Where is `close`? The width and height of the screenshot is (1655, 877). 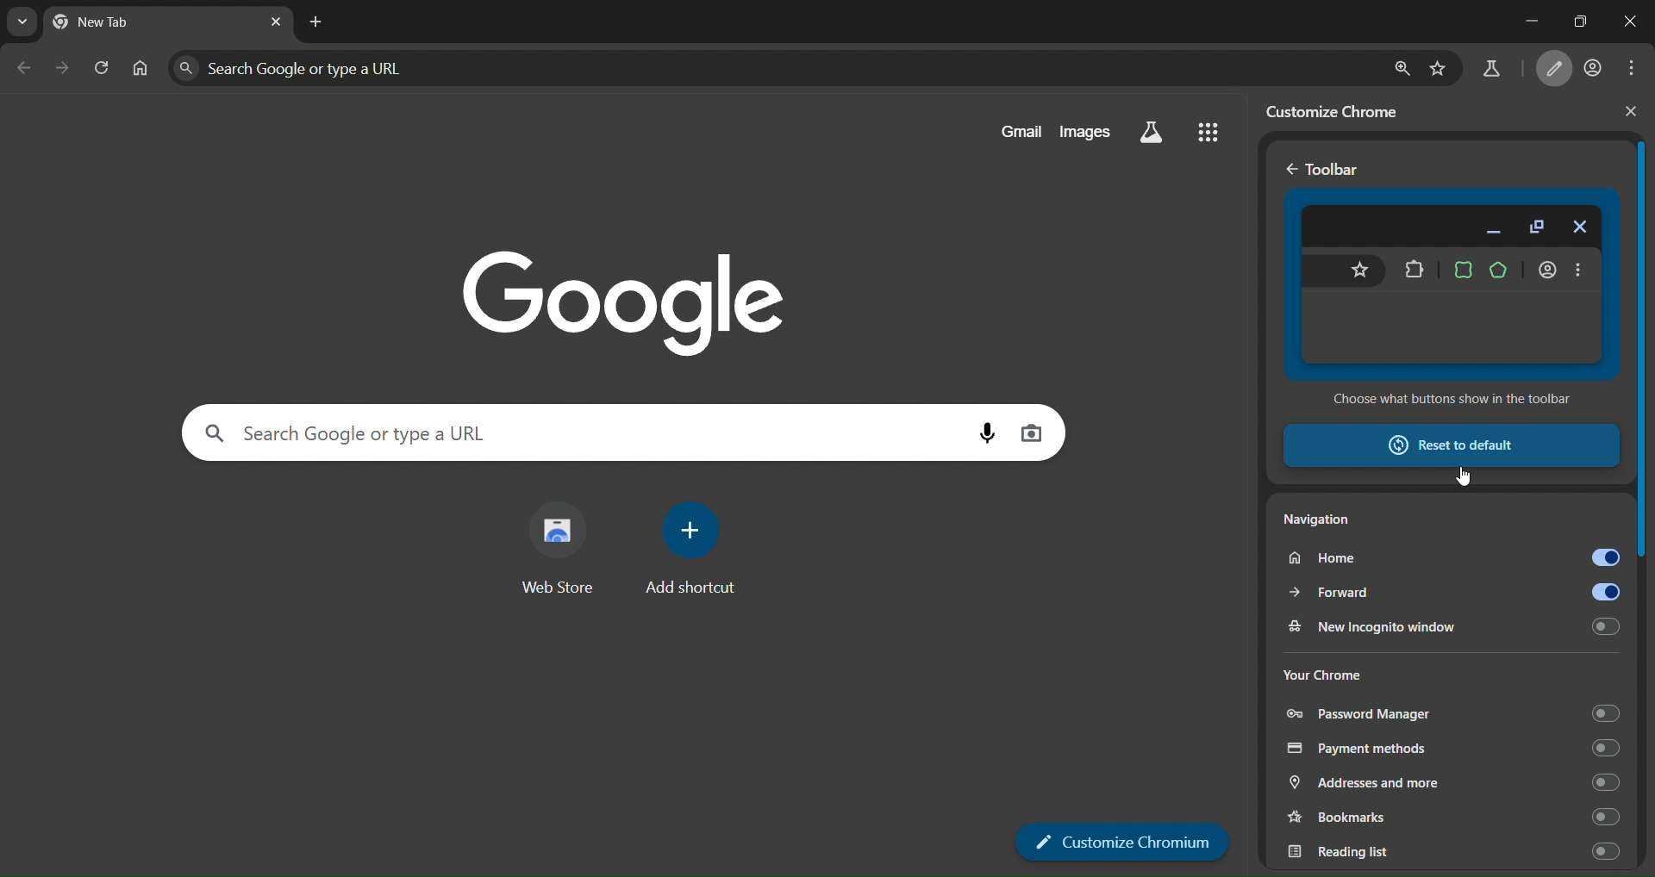
close is located at coordinates (1632, 24).